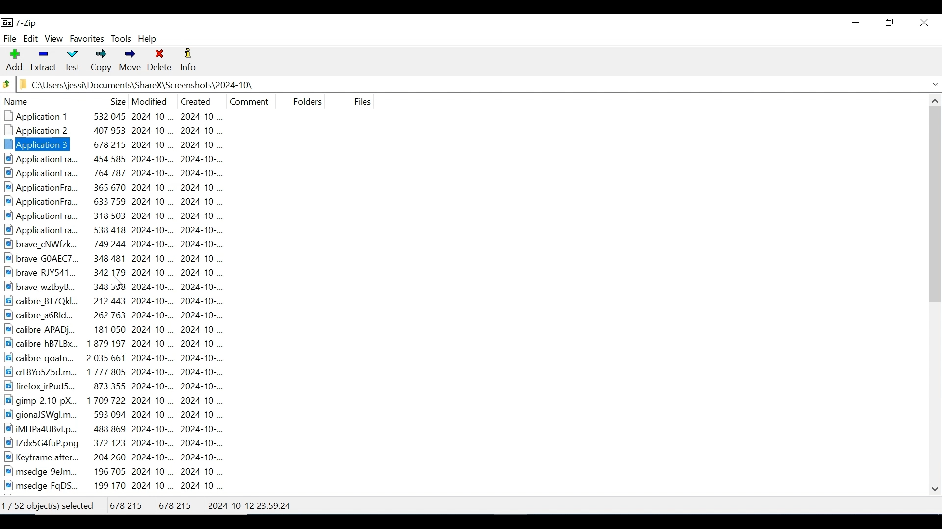 This screenshot has height=529, width=942. What do you see at coordinates (124, 331) in the screenshot?
I see `calibre_APAD... 181 050 2024-10-.. 2024-10-...` at bounding box center [124, 331].